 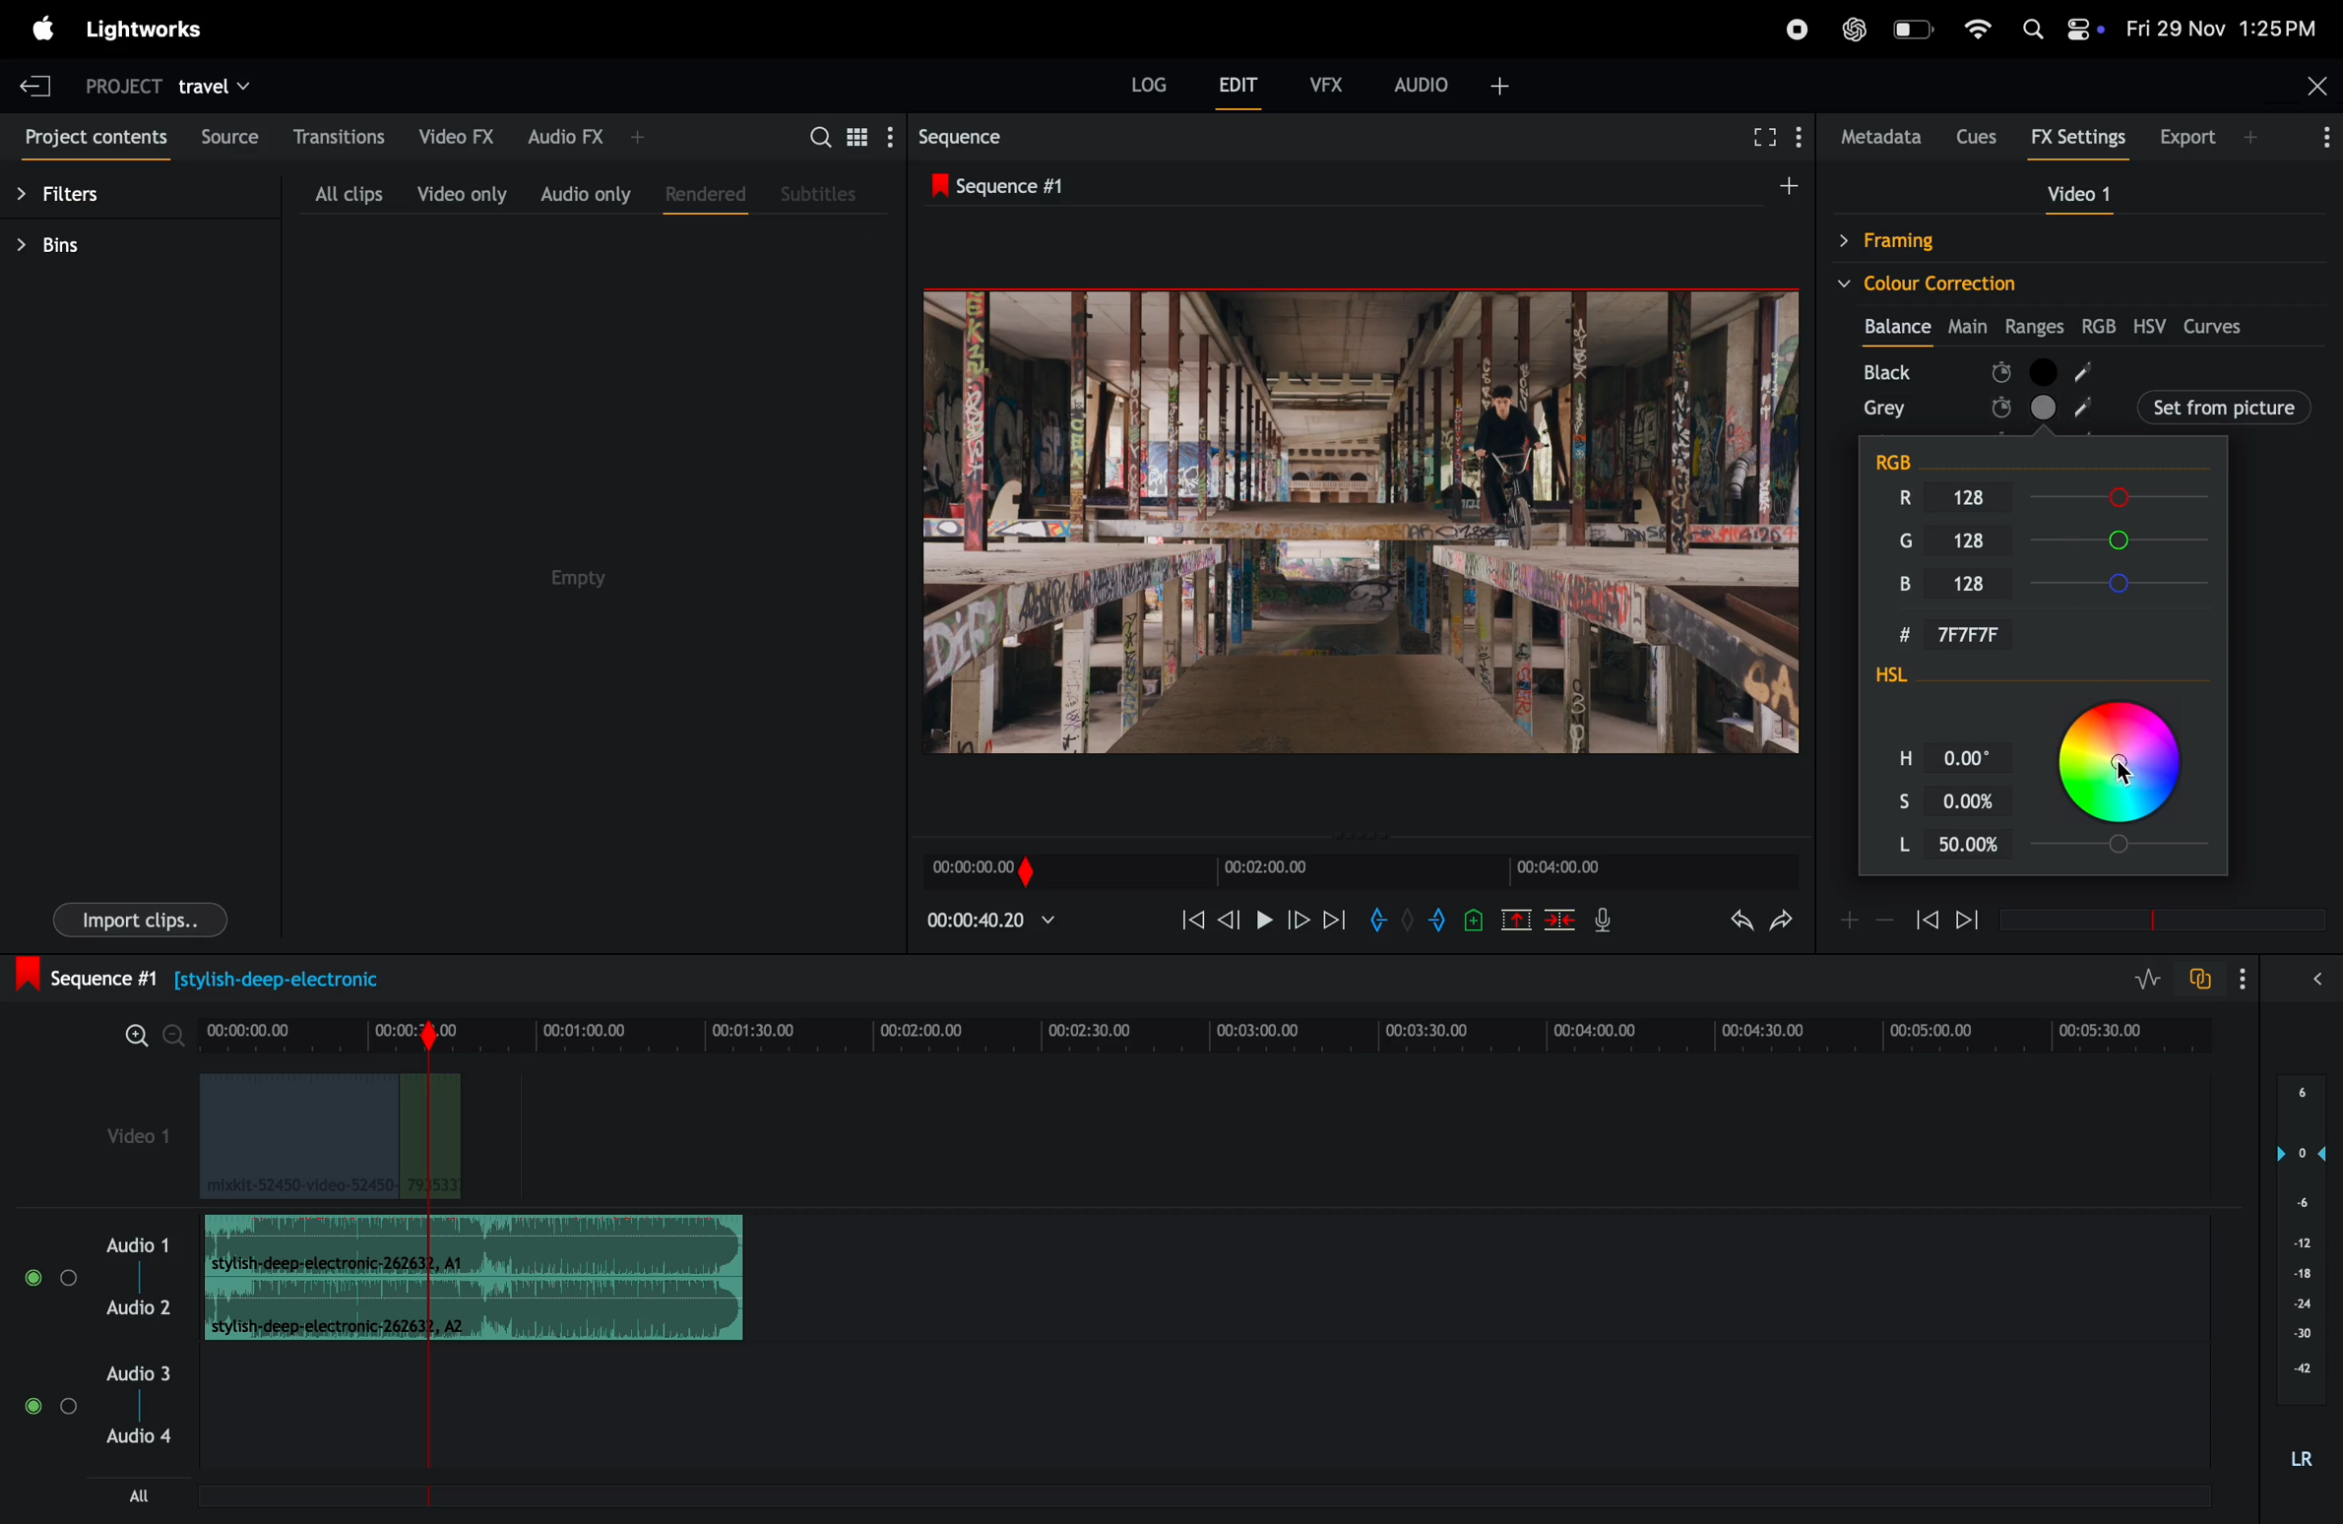 What do you see at coordinates (1885, 409) in the screenshot?
I see `grey` at bounding box center [1885, 409].